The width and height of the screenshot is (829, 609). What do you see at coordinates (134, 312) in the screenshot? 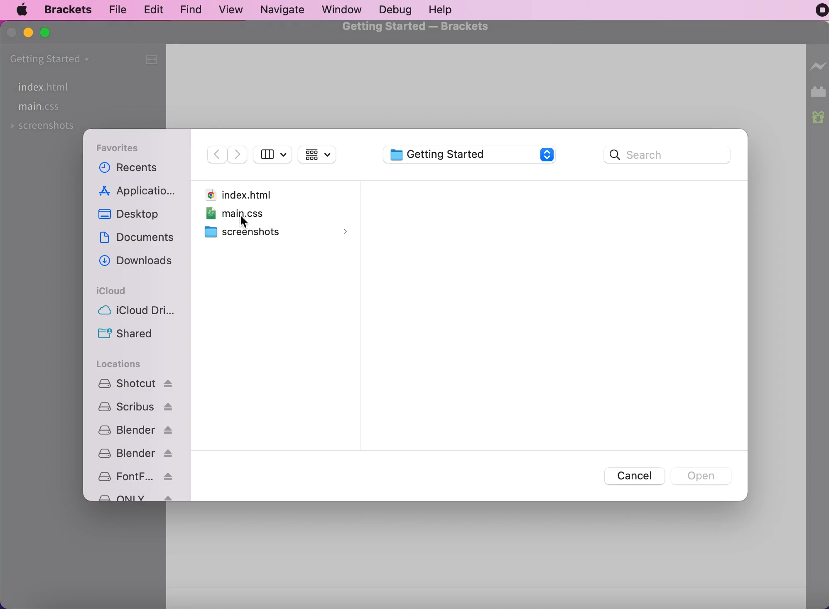
I see `icloud drive` at bounding box center [134, 312].